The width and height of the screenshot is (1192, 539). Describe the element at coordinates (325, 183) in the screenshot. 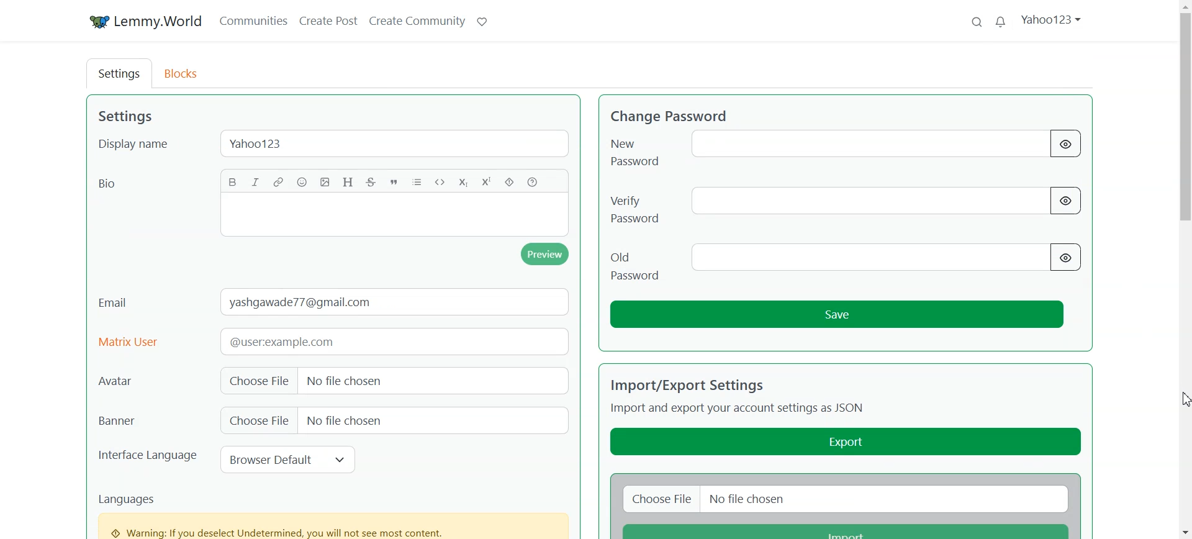

I see `Upload Image` at that location.